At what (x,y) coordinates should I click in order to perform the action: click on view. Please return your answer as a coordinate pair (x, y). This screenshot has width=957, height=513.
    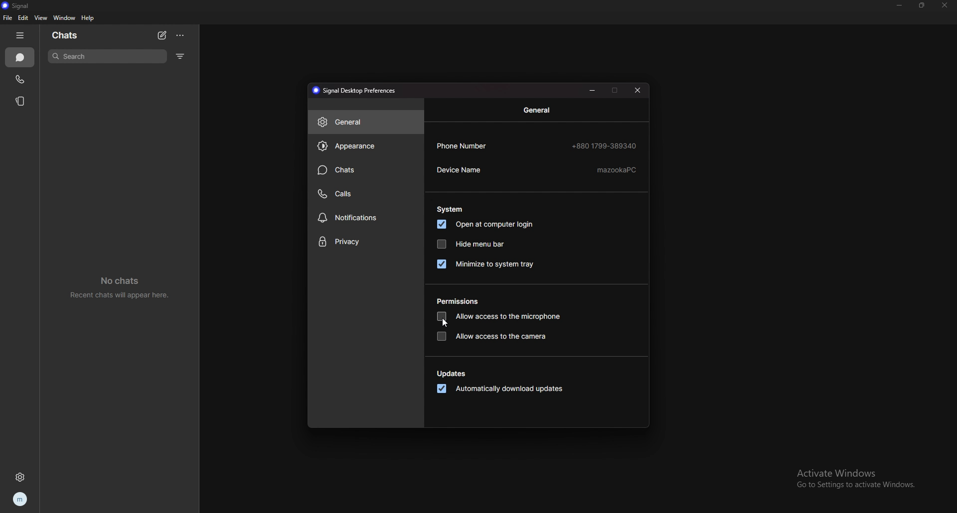
    Looking at the image, I should click on (40, 18).